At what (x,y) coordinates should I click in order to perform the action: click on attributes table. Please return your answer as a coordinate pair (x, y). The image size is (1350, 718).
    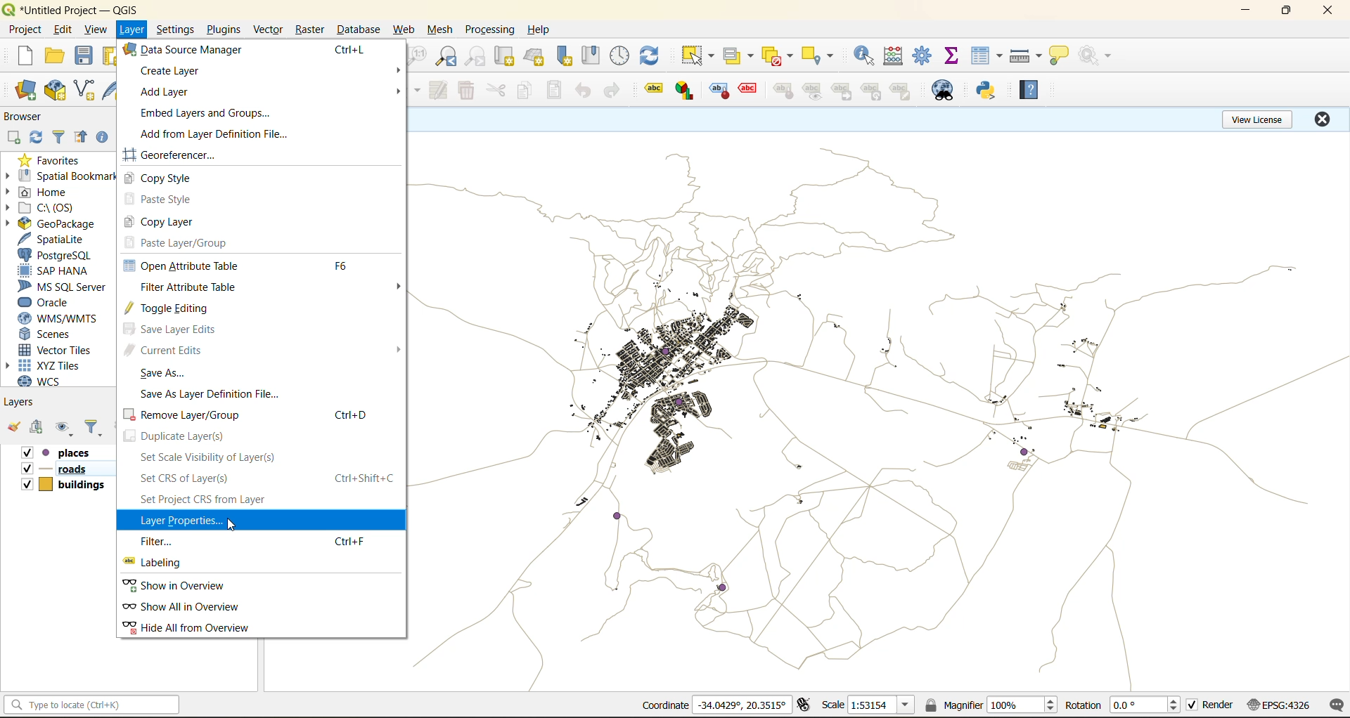
    Looking at the image, I should click on (987, 58).